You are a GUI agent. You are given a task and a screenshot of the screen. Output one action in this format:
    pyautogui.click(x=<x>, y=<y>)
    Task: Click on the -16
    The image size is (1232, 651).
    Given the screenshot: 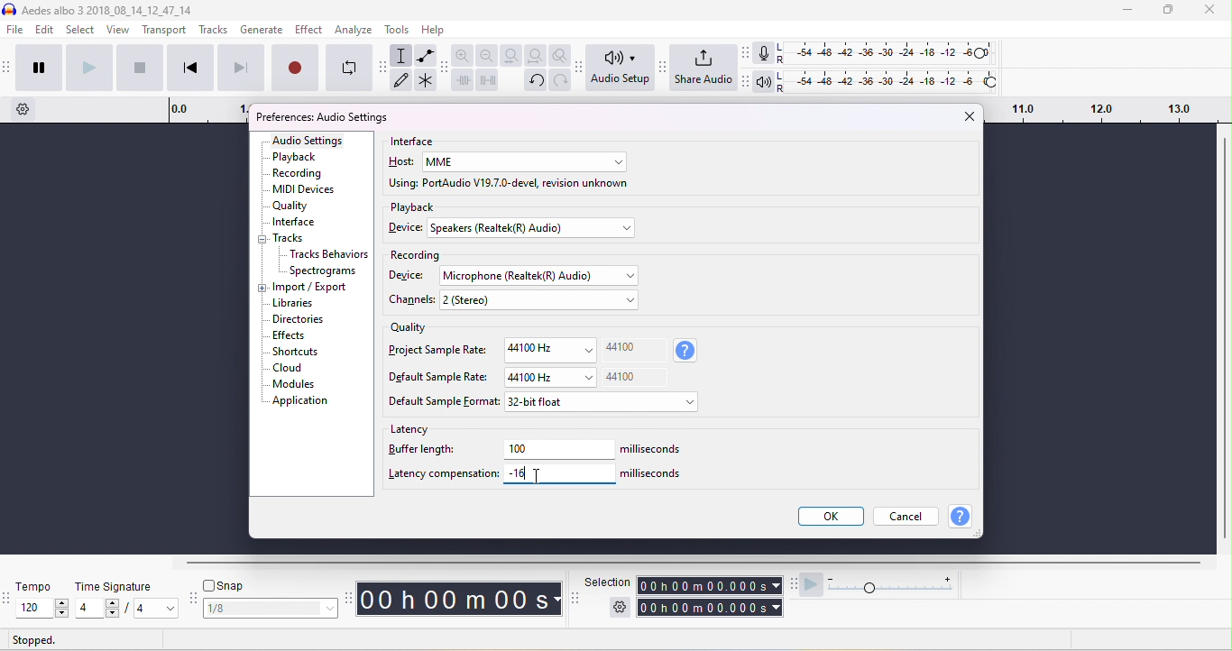 What is the action you would take?
    pyautogui.click(x=519, y=471)
    